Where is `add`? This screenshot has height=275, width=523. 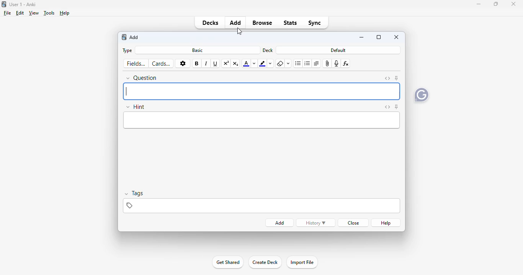 add is located at coordinates (280, 223).